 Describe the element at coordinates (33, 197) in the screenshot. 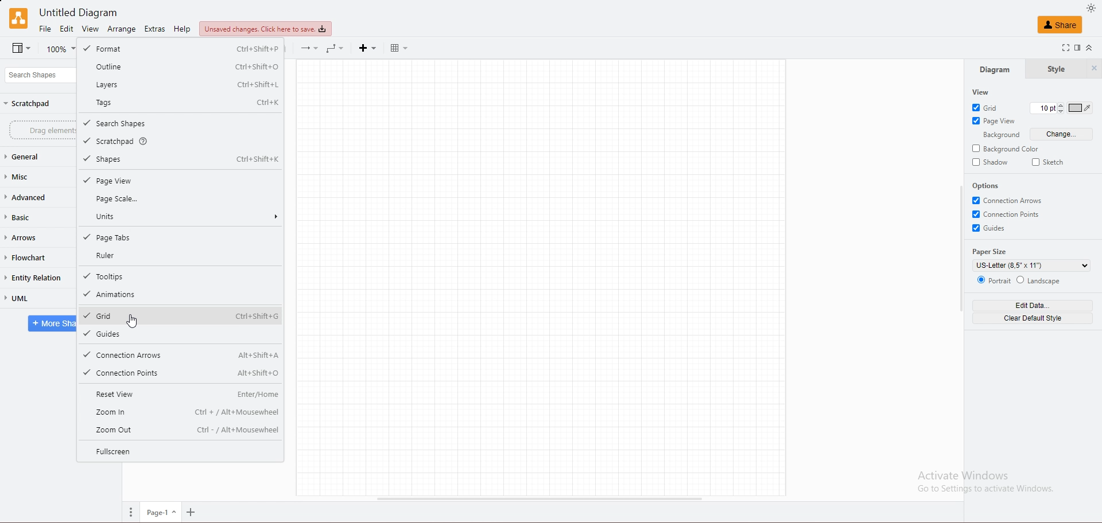

I see `advanced` at that location.